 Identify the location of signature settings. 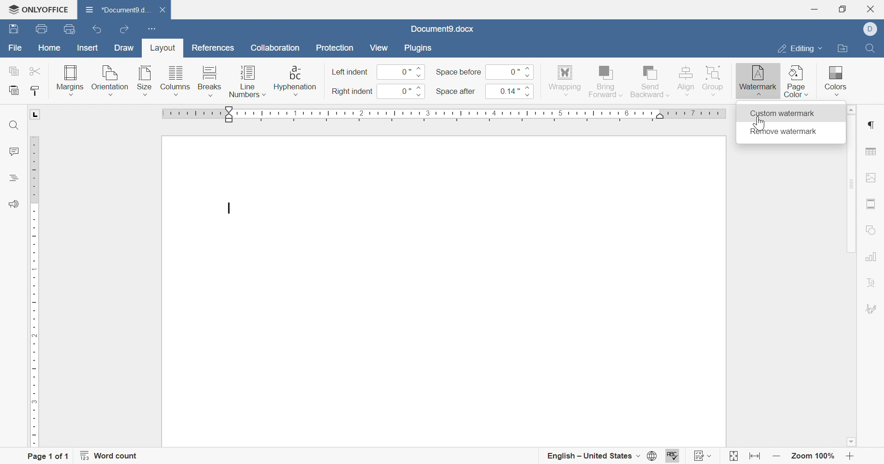
(872, 309).